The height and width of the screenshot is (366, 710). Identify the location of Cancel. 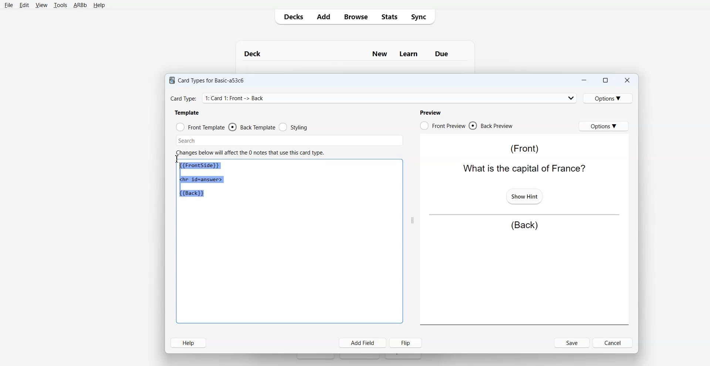
(614, 342).